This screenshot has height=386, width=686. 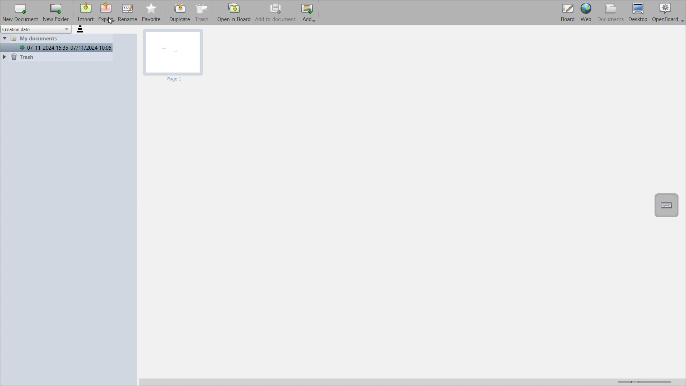 I want to click on virtual keyboard, so click(x=666, y=205).